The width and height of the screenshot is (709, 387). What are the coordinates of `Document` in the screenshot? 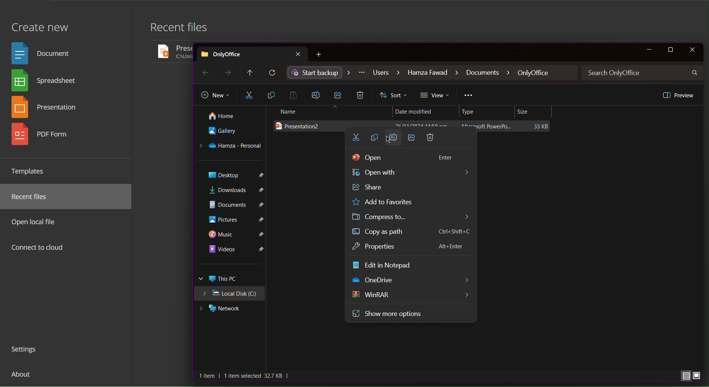 It's located at (44, 53).